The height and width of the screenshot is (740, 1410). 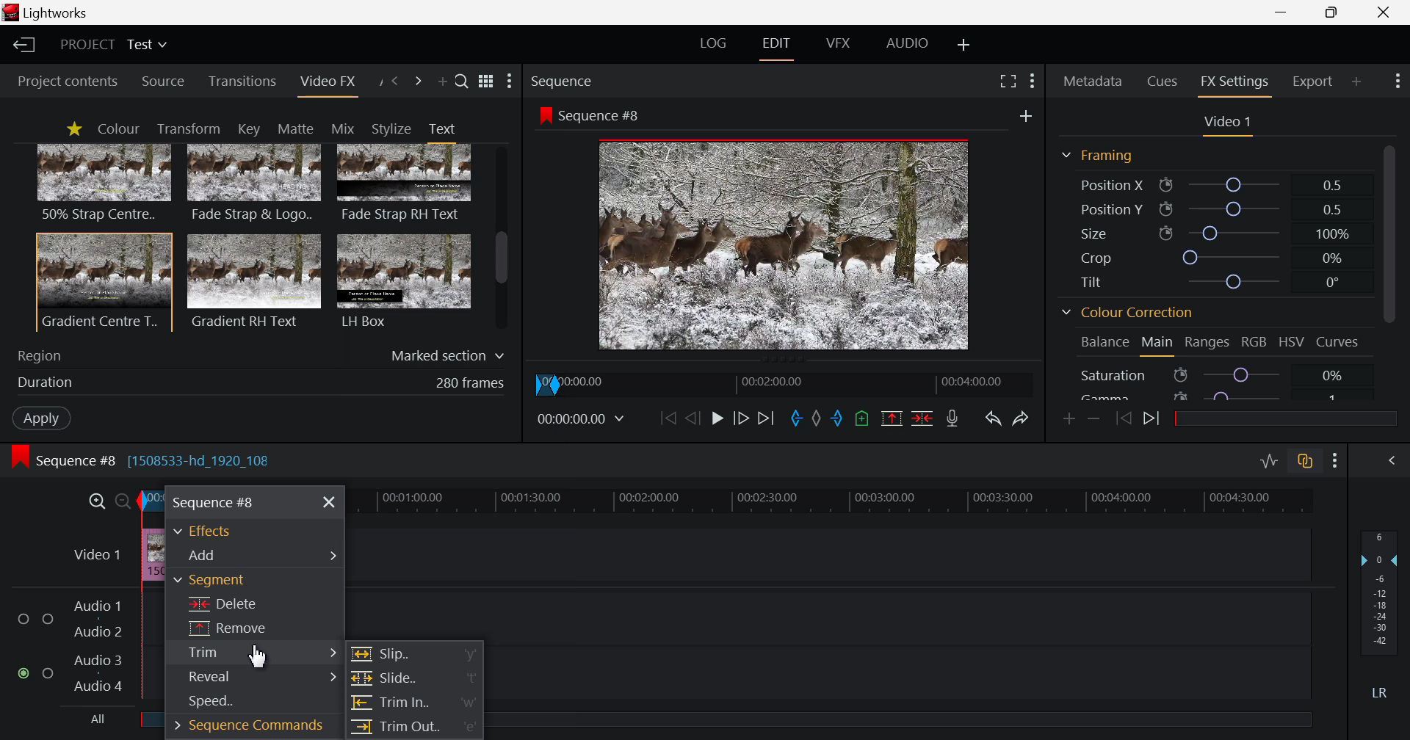 I want to click on Frame Time, so click(x=585, y=419).